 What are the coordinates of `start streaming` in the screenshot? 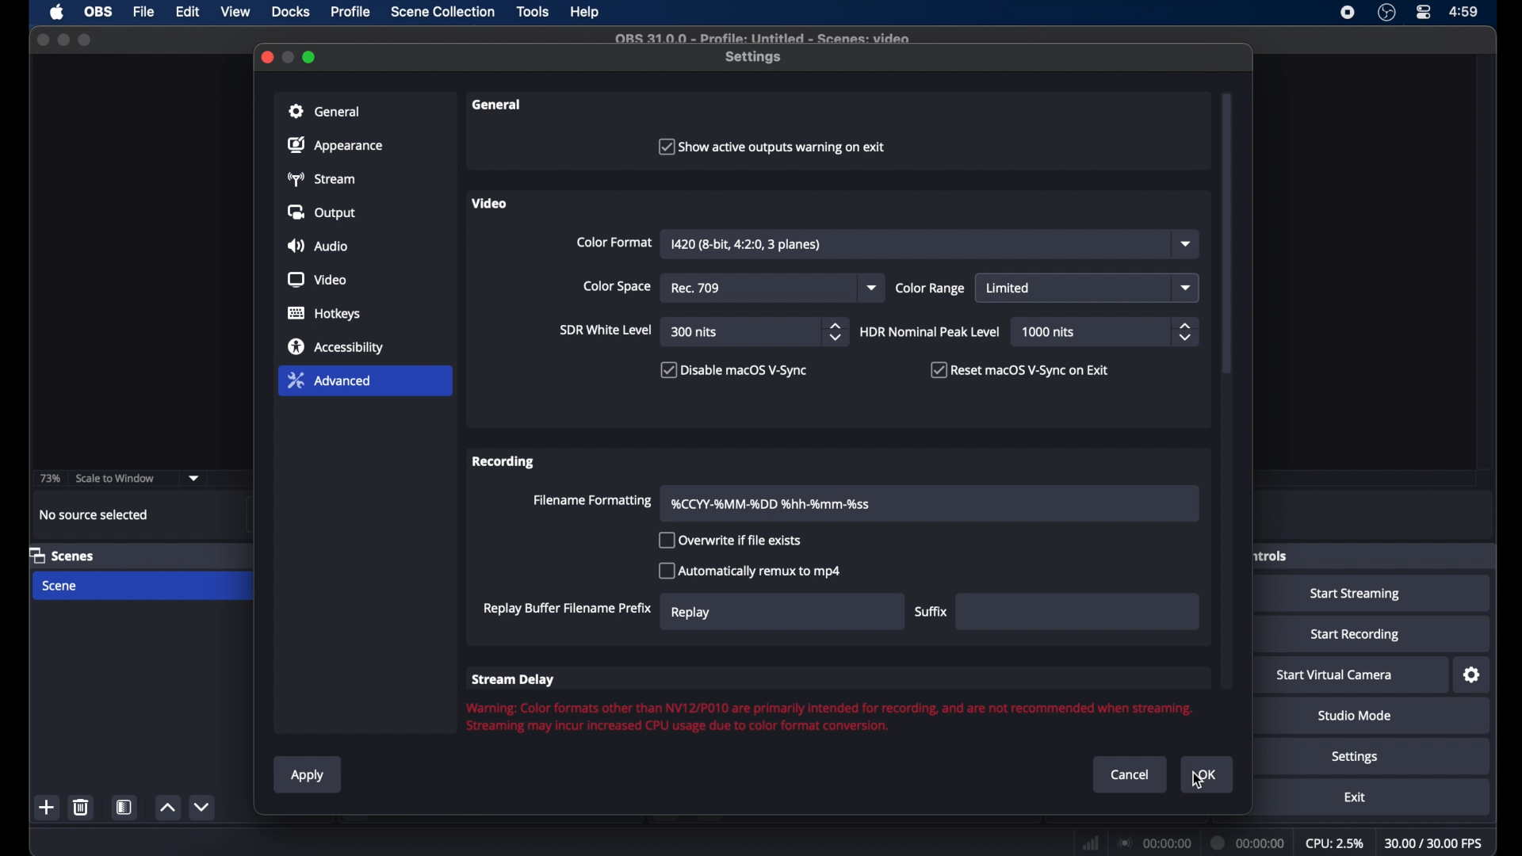 It's located at (1356, 595).